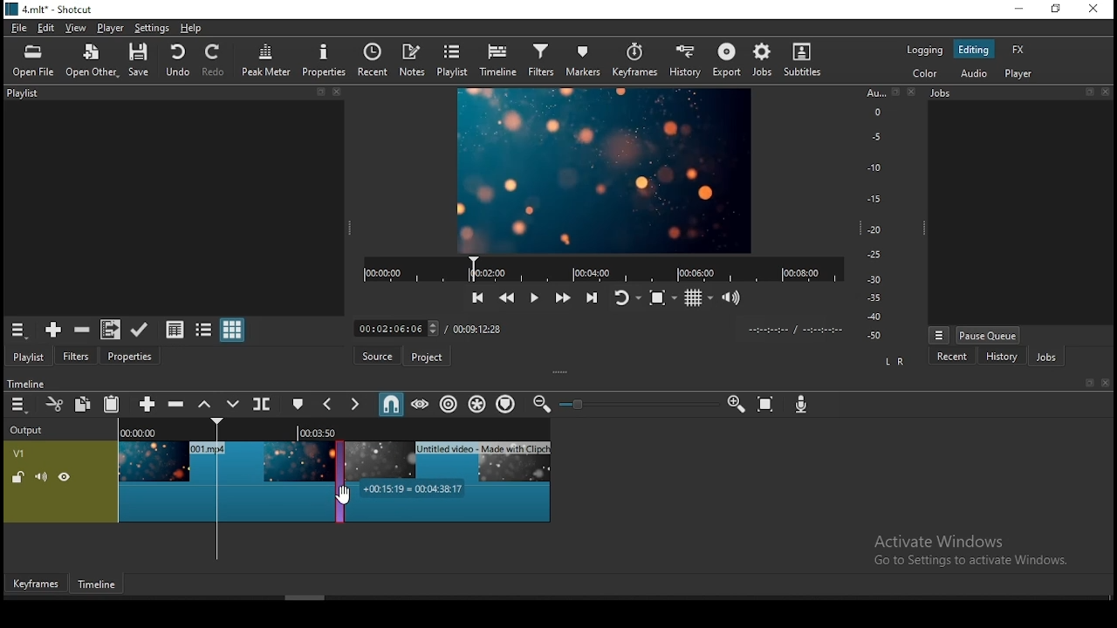 This screenshot has height=628, width=1117. Describe the element at coordinates (505, 296) in the screenshot. I see `play quickly backwards` at that location.